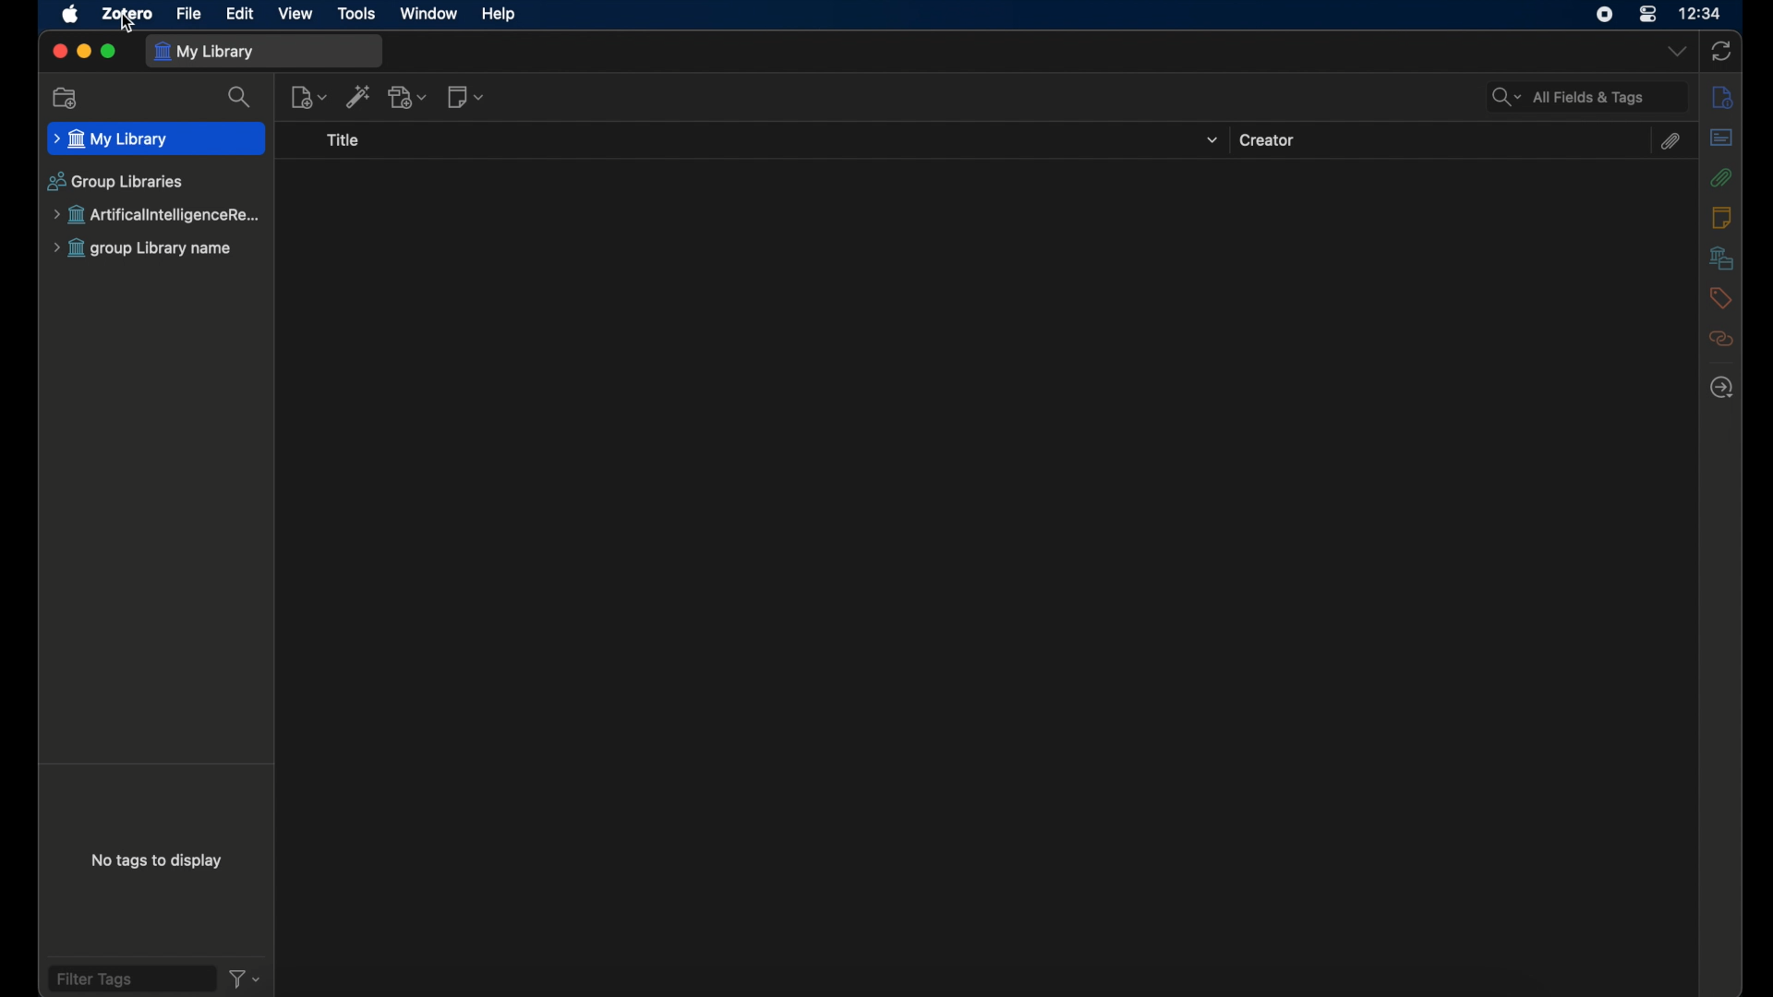 Image resolution: width=1773 pixels, height=997 pixels. Describe the element at coordinates (57, 53) in the screenshot. I see `close` at that location.